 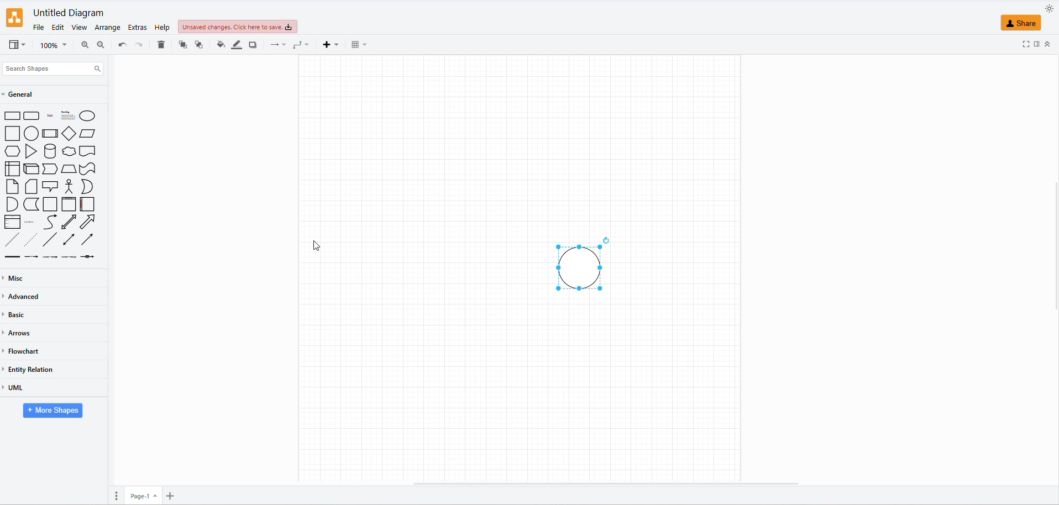 I want to click on LIST ITEM, so click(x=30, y=223).